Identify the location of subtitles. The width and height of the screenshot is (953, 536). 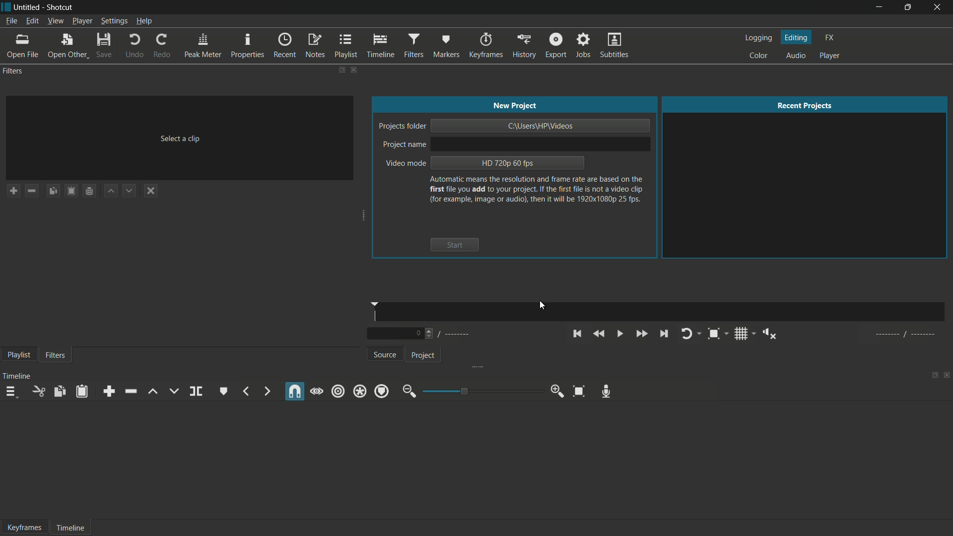
(614, 45).